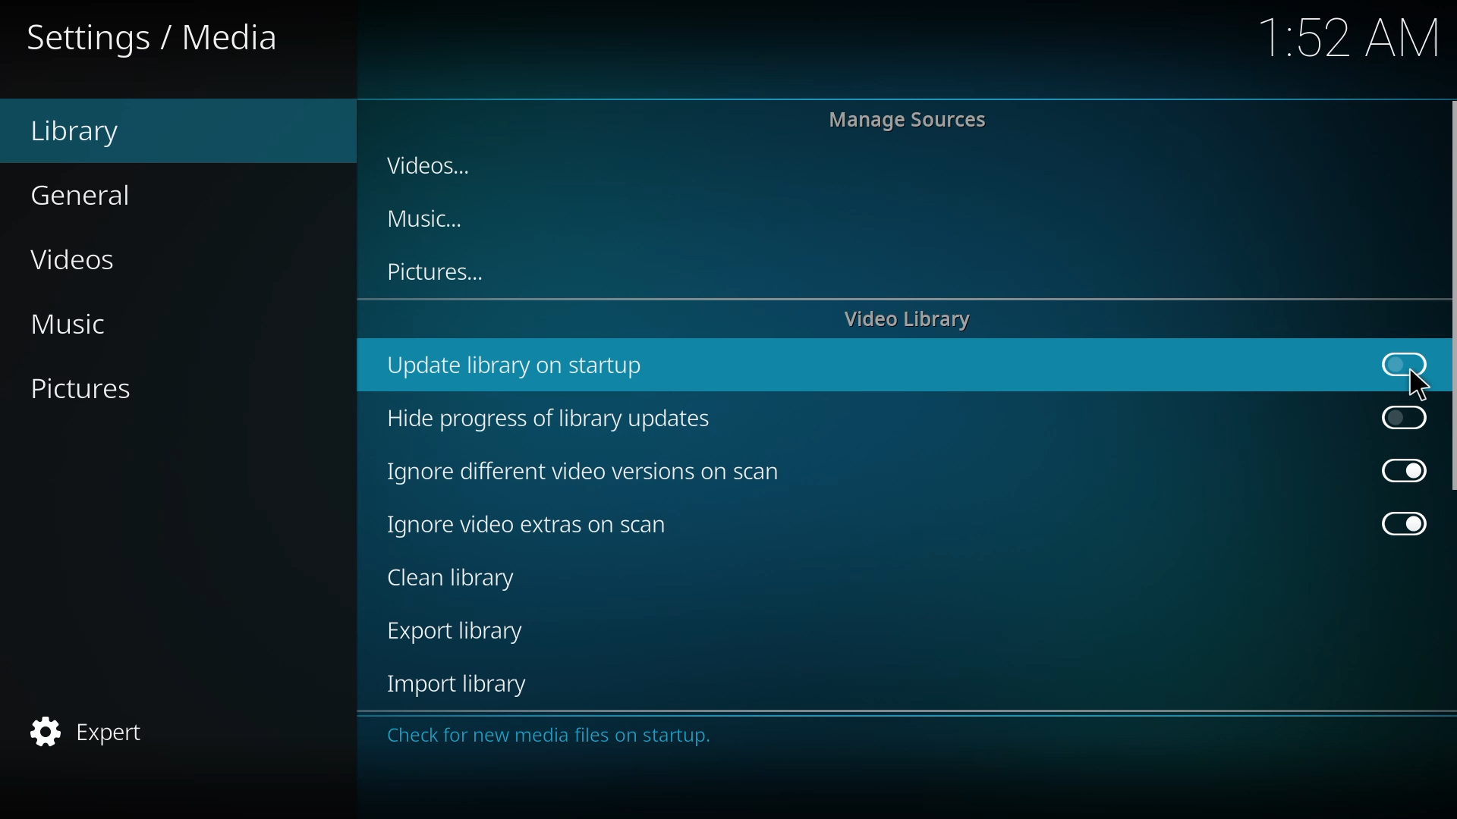 The width and height of the screenshot is (1457, 819). Describe the element at coordinates (1351, 35) in the screenshot. I see `time` at that location.